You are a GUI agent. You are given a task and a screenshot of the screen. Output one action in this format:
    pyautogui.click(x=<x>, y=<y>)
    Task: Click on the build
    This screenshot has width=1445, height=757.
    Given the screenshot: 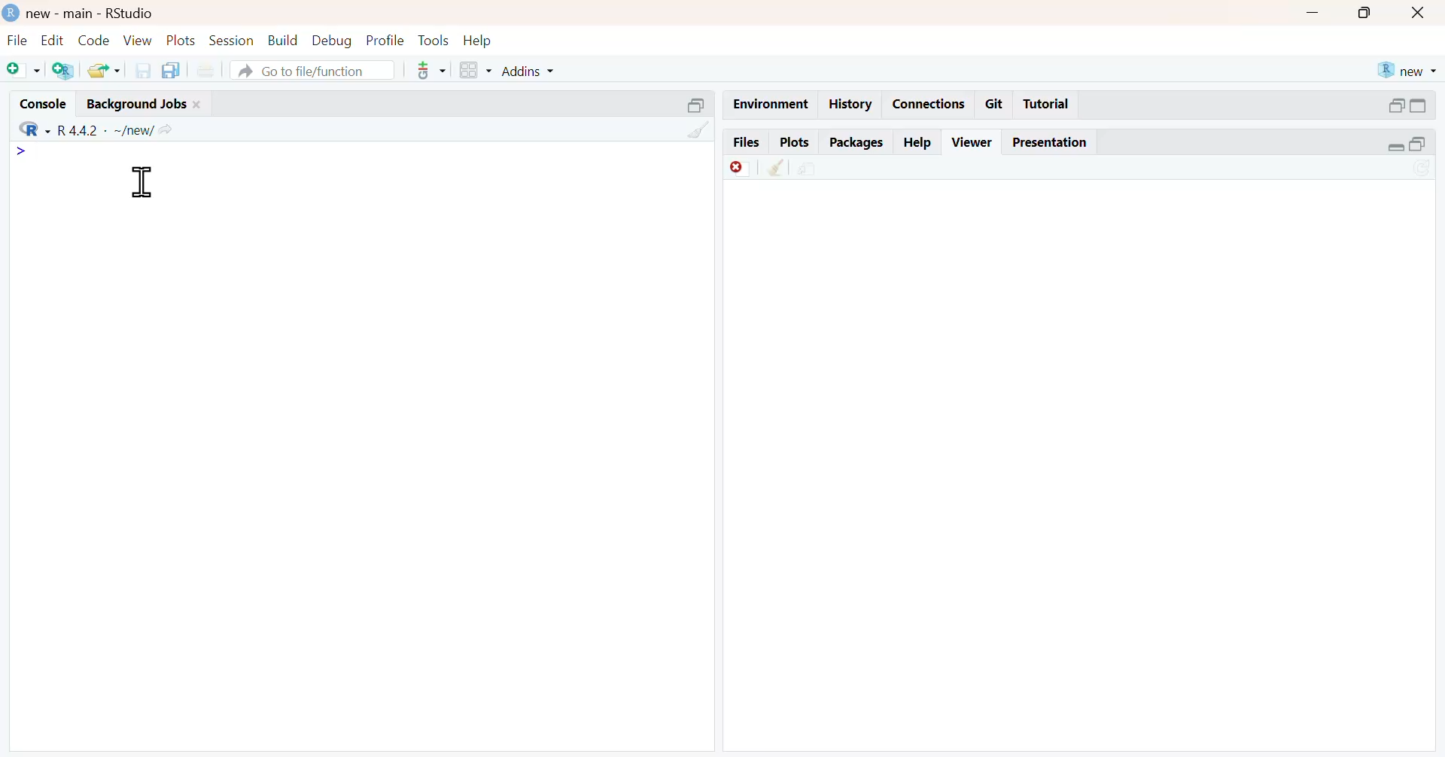 What is the action you would take?
    pyautogui.click(x=284, y=40)
    